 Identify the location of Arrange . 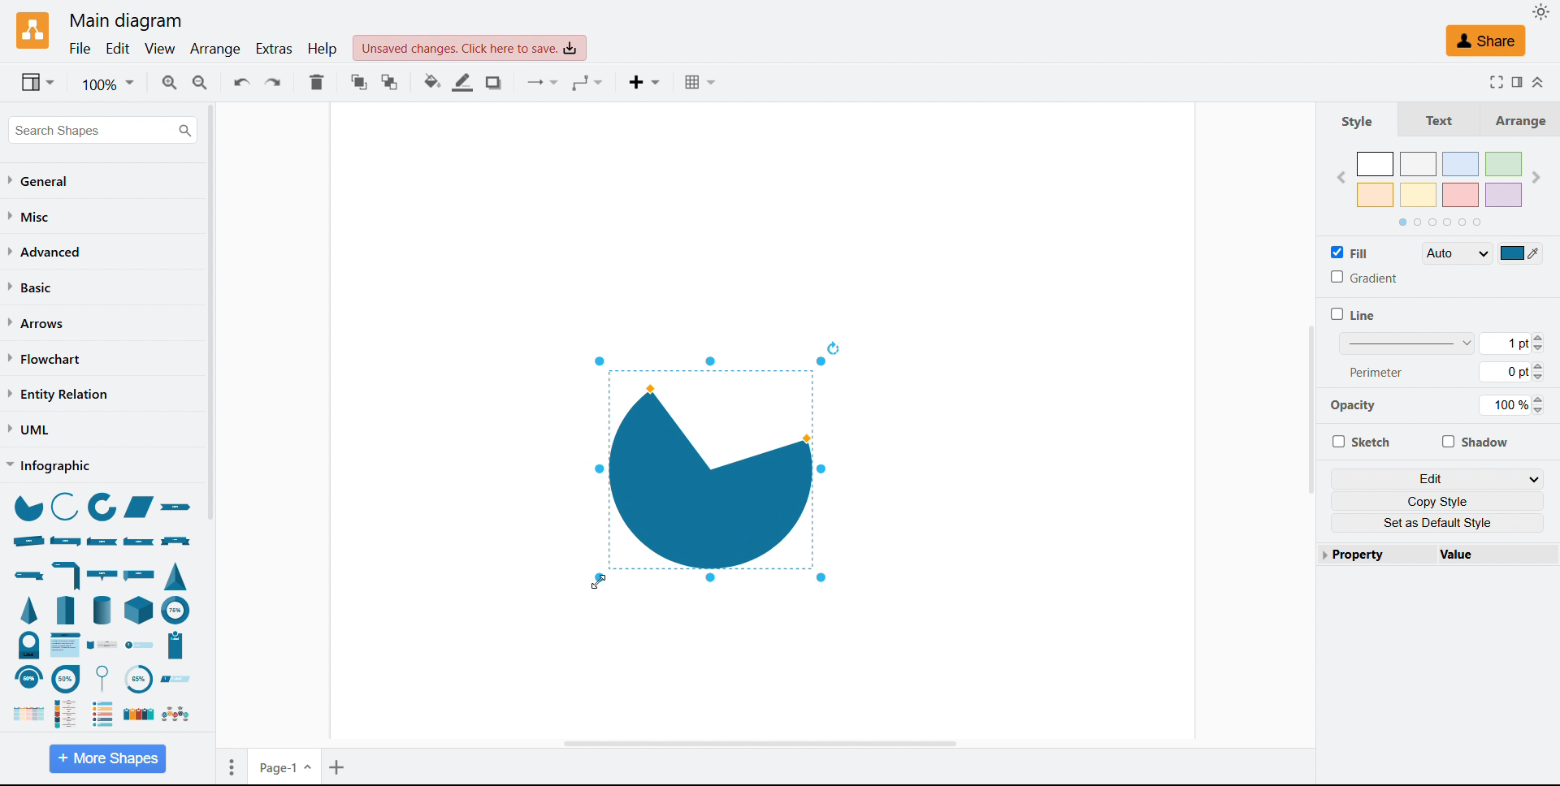
(1514, 119).